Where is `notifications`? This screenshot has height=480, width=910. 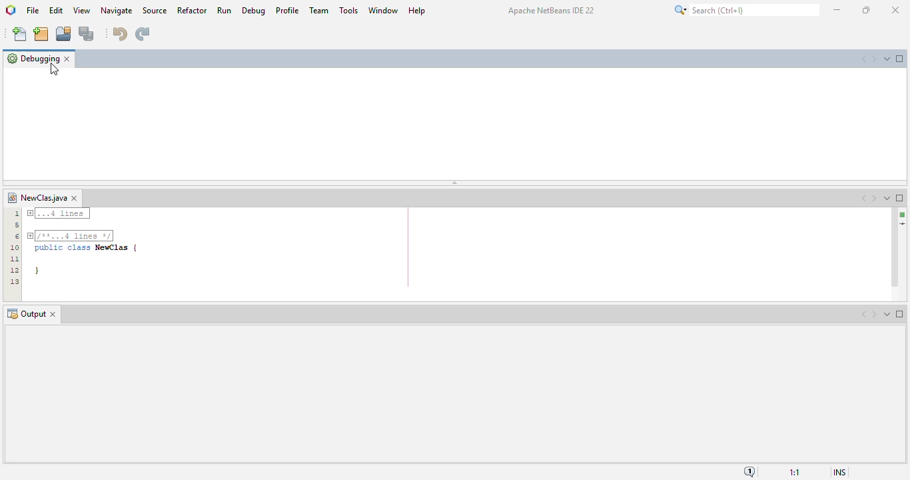 notifications is located at coordinates (750, 471).